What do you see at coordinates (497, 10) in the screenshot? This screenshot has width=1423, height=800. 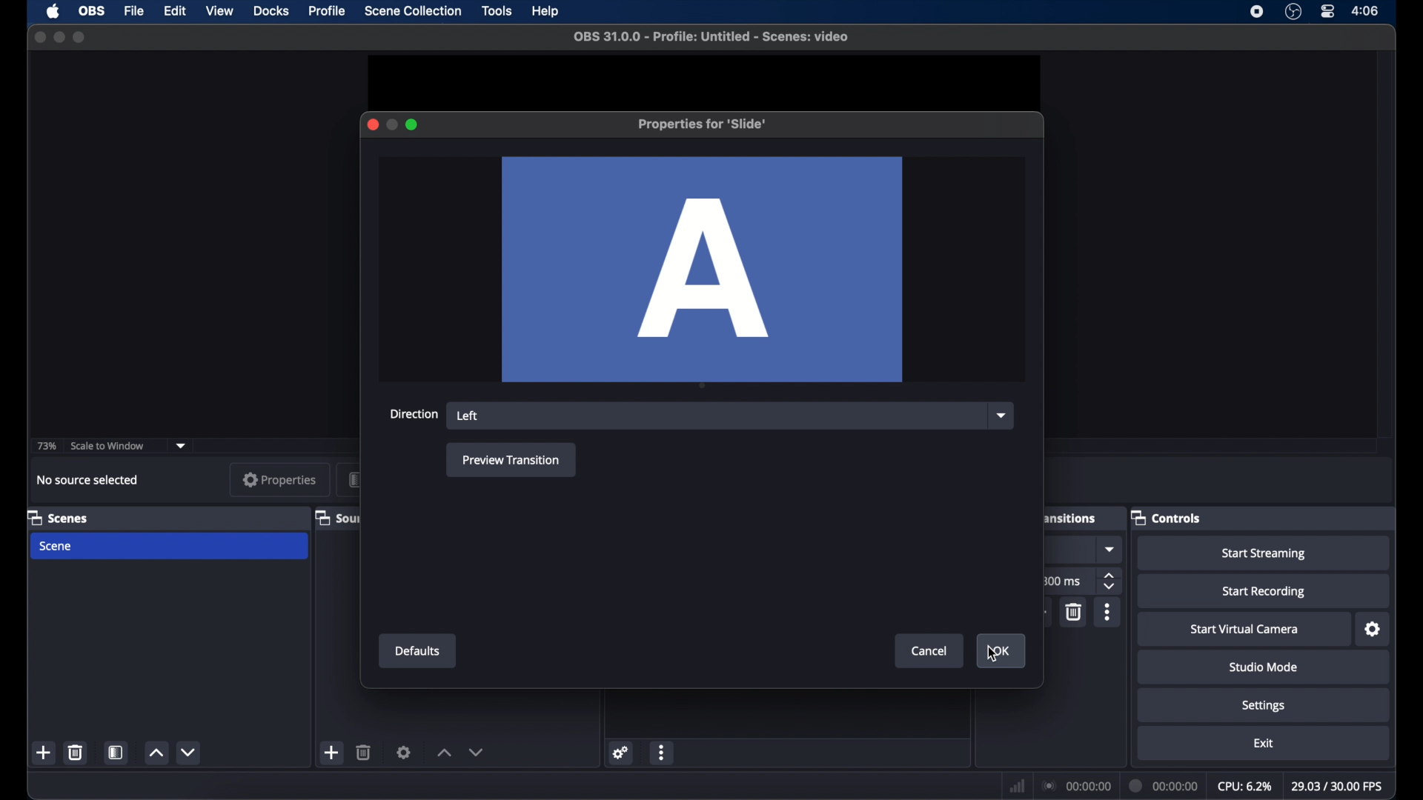 I see `tools` at bounding box center [497, 10].